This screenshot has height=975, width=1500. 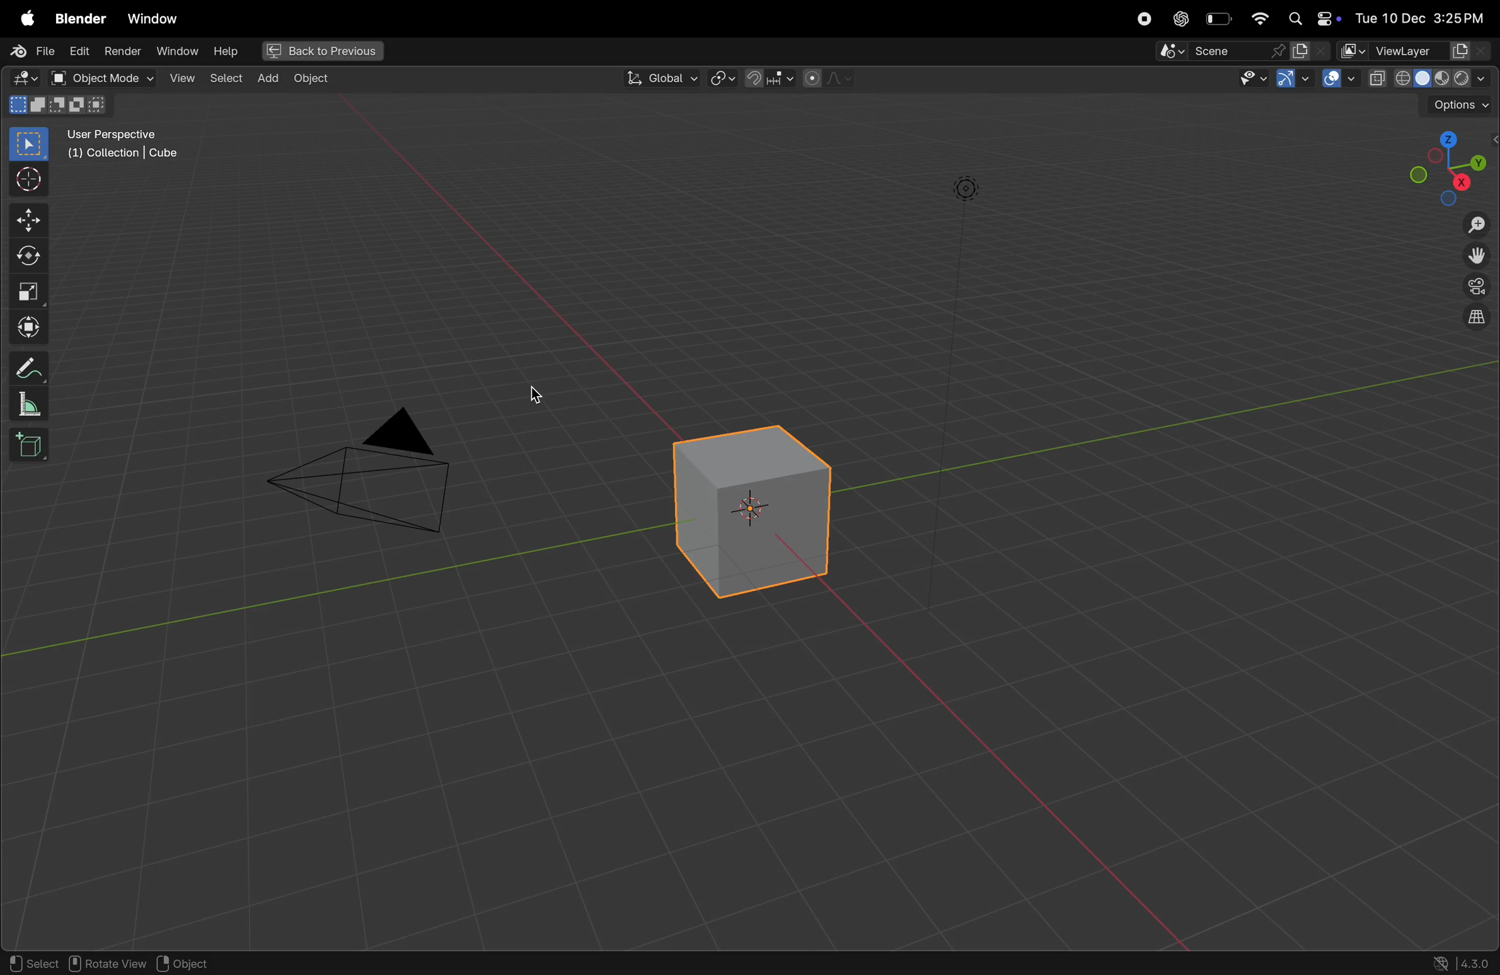 What do you see at coordinates (32, 448) in the screenshot?
I see `3d cube` at bounding box center [32, 448].